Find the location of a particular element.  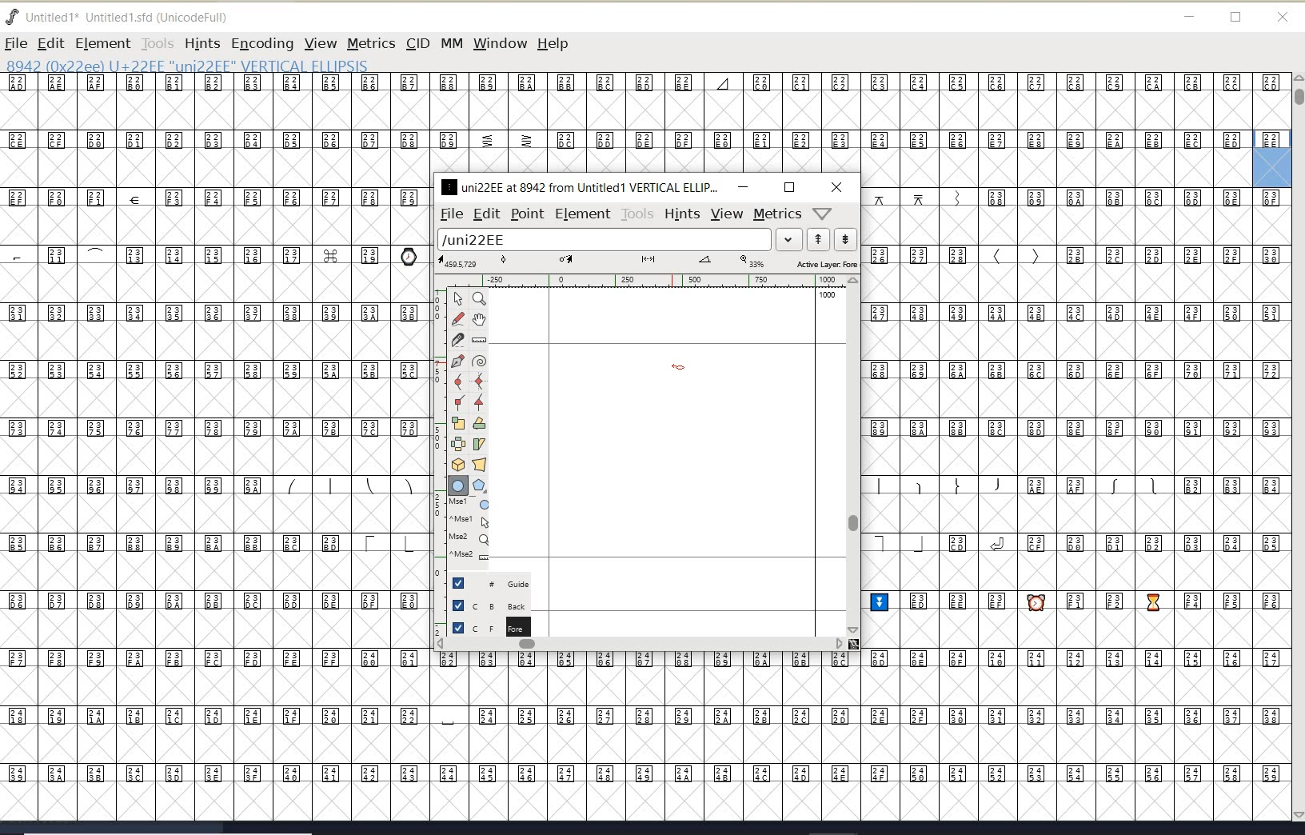

SCALE is located at coordinates (437, 454).